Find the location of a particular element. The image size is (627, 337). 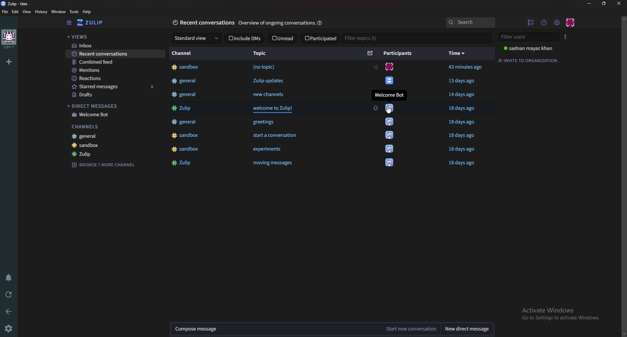

User list style is located at coordinates (566, 37).